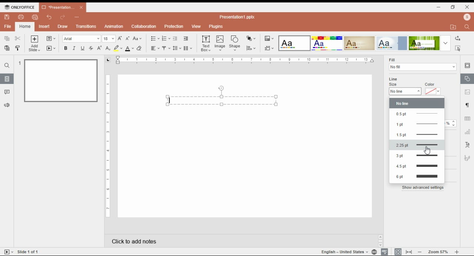 Image resolution: width=474 pixels, height=256 pixels. I want to click on scroll up, so click(381, 237).